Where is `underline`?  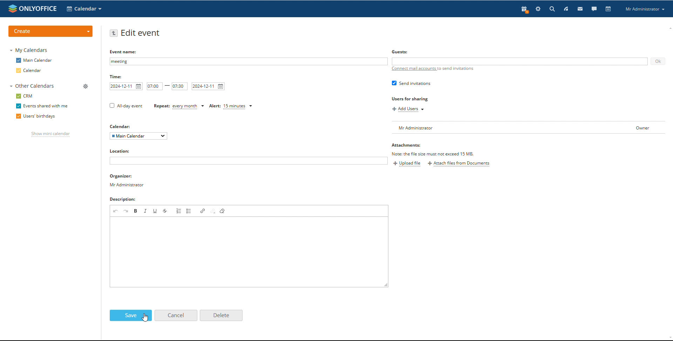
underline is located at coordinates (155, 211).